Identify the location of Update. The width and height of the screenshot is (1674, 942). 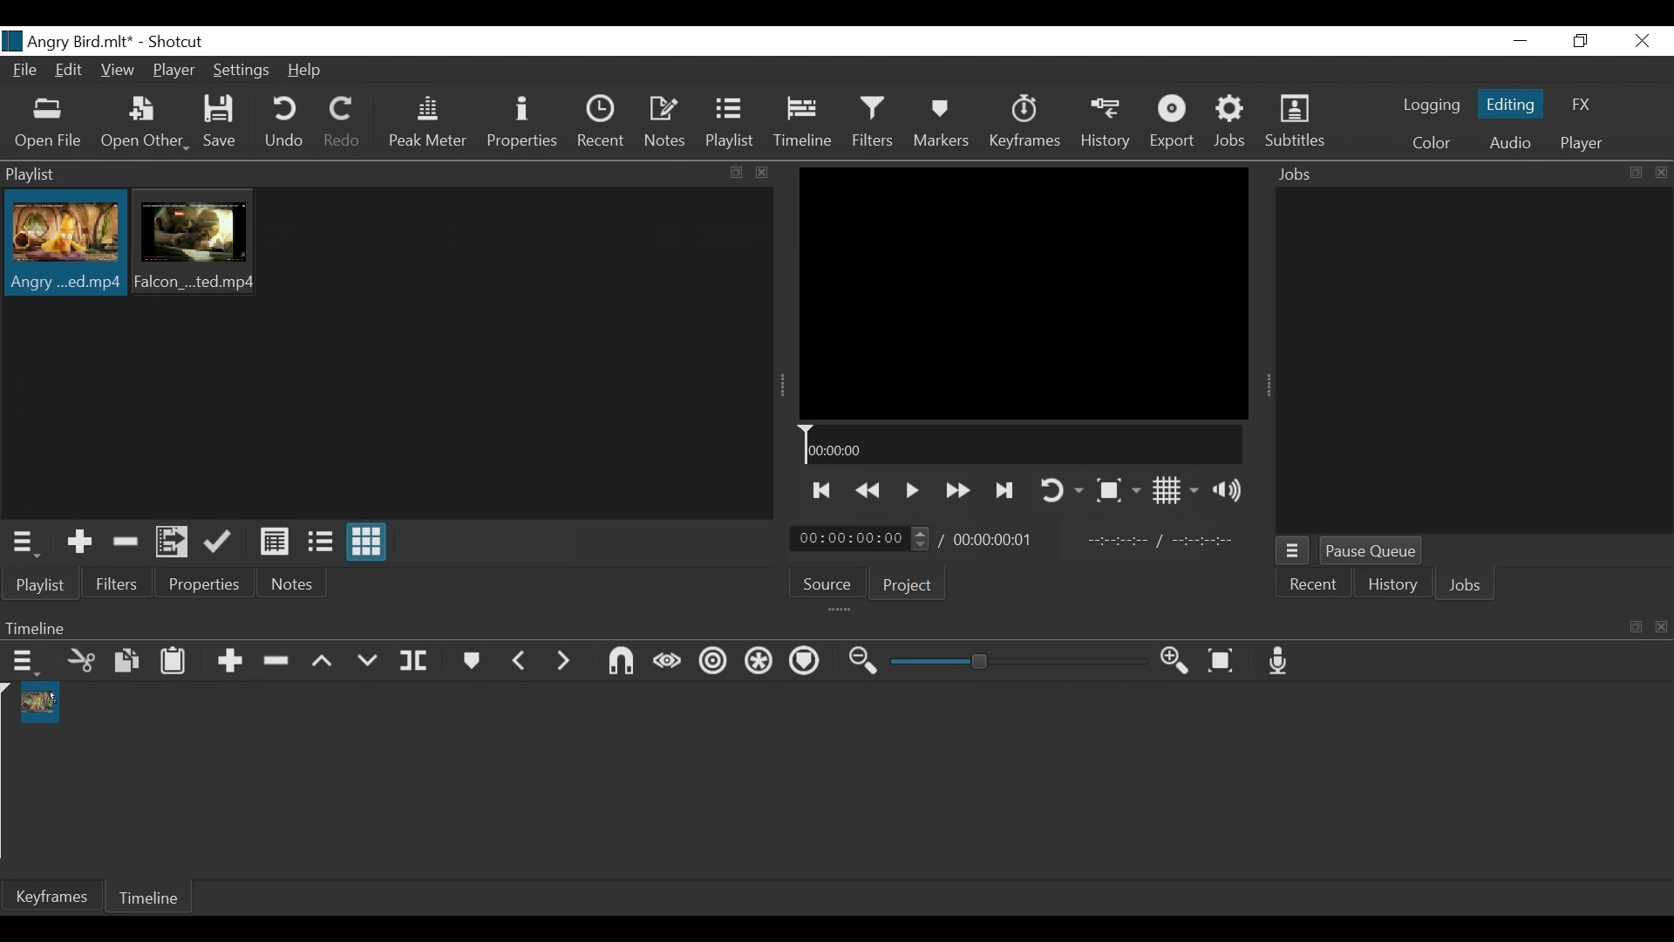
(221, 542).